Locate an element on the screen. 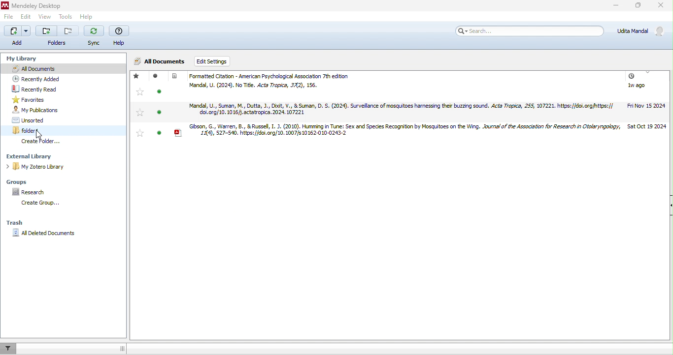 The width and height of the screenshot is (673, 355). Favorite is located at coordinates (140, 92).